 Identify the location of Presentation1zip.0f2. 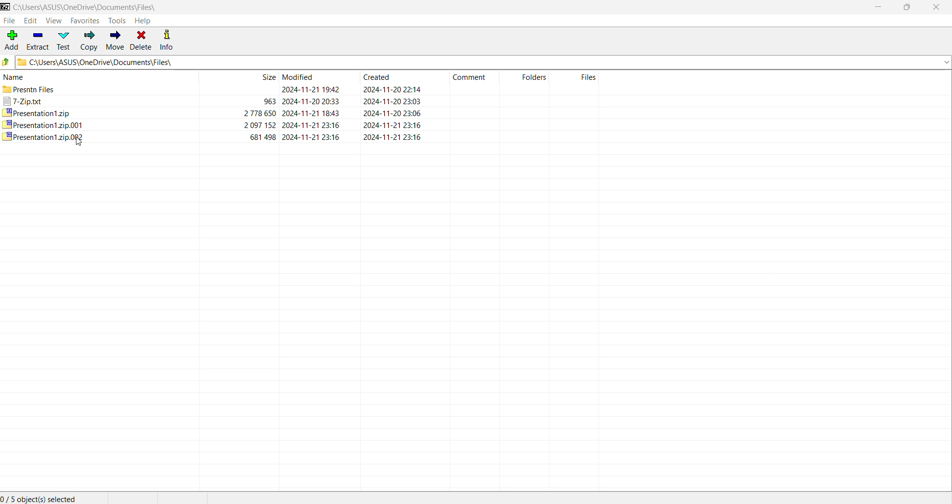
(47, 139).